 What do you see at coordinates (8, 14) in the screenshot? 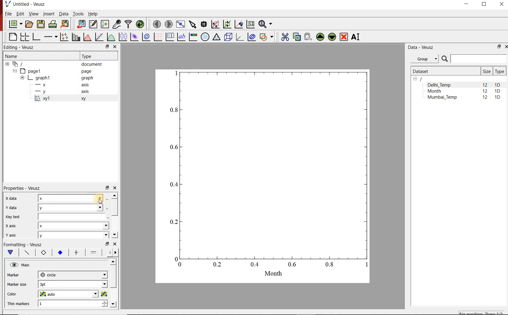
I see `File` at bounding box center [8, 14].